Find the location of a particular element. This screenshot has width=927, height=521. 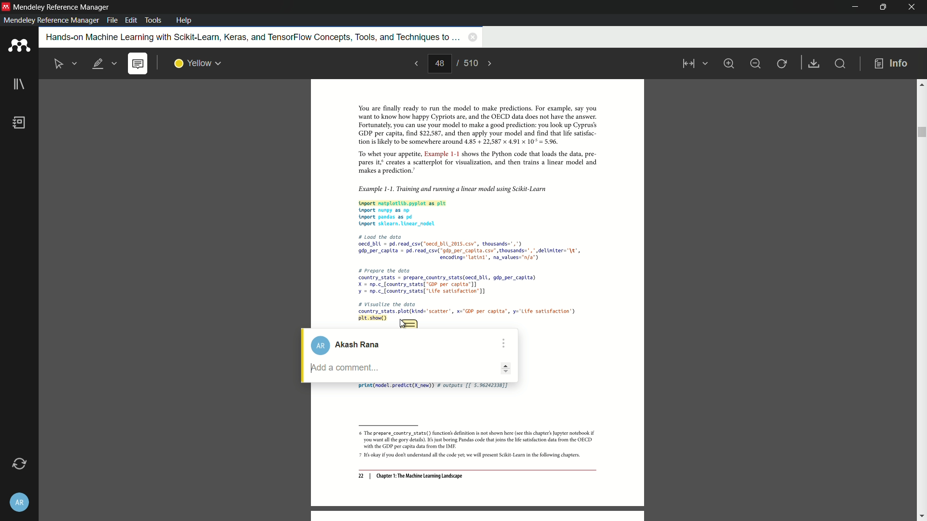

help menu is located at coordinates (184, 20).